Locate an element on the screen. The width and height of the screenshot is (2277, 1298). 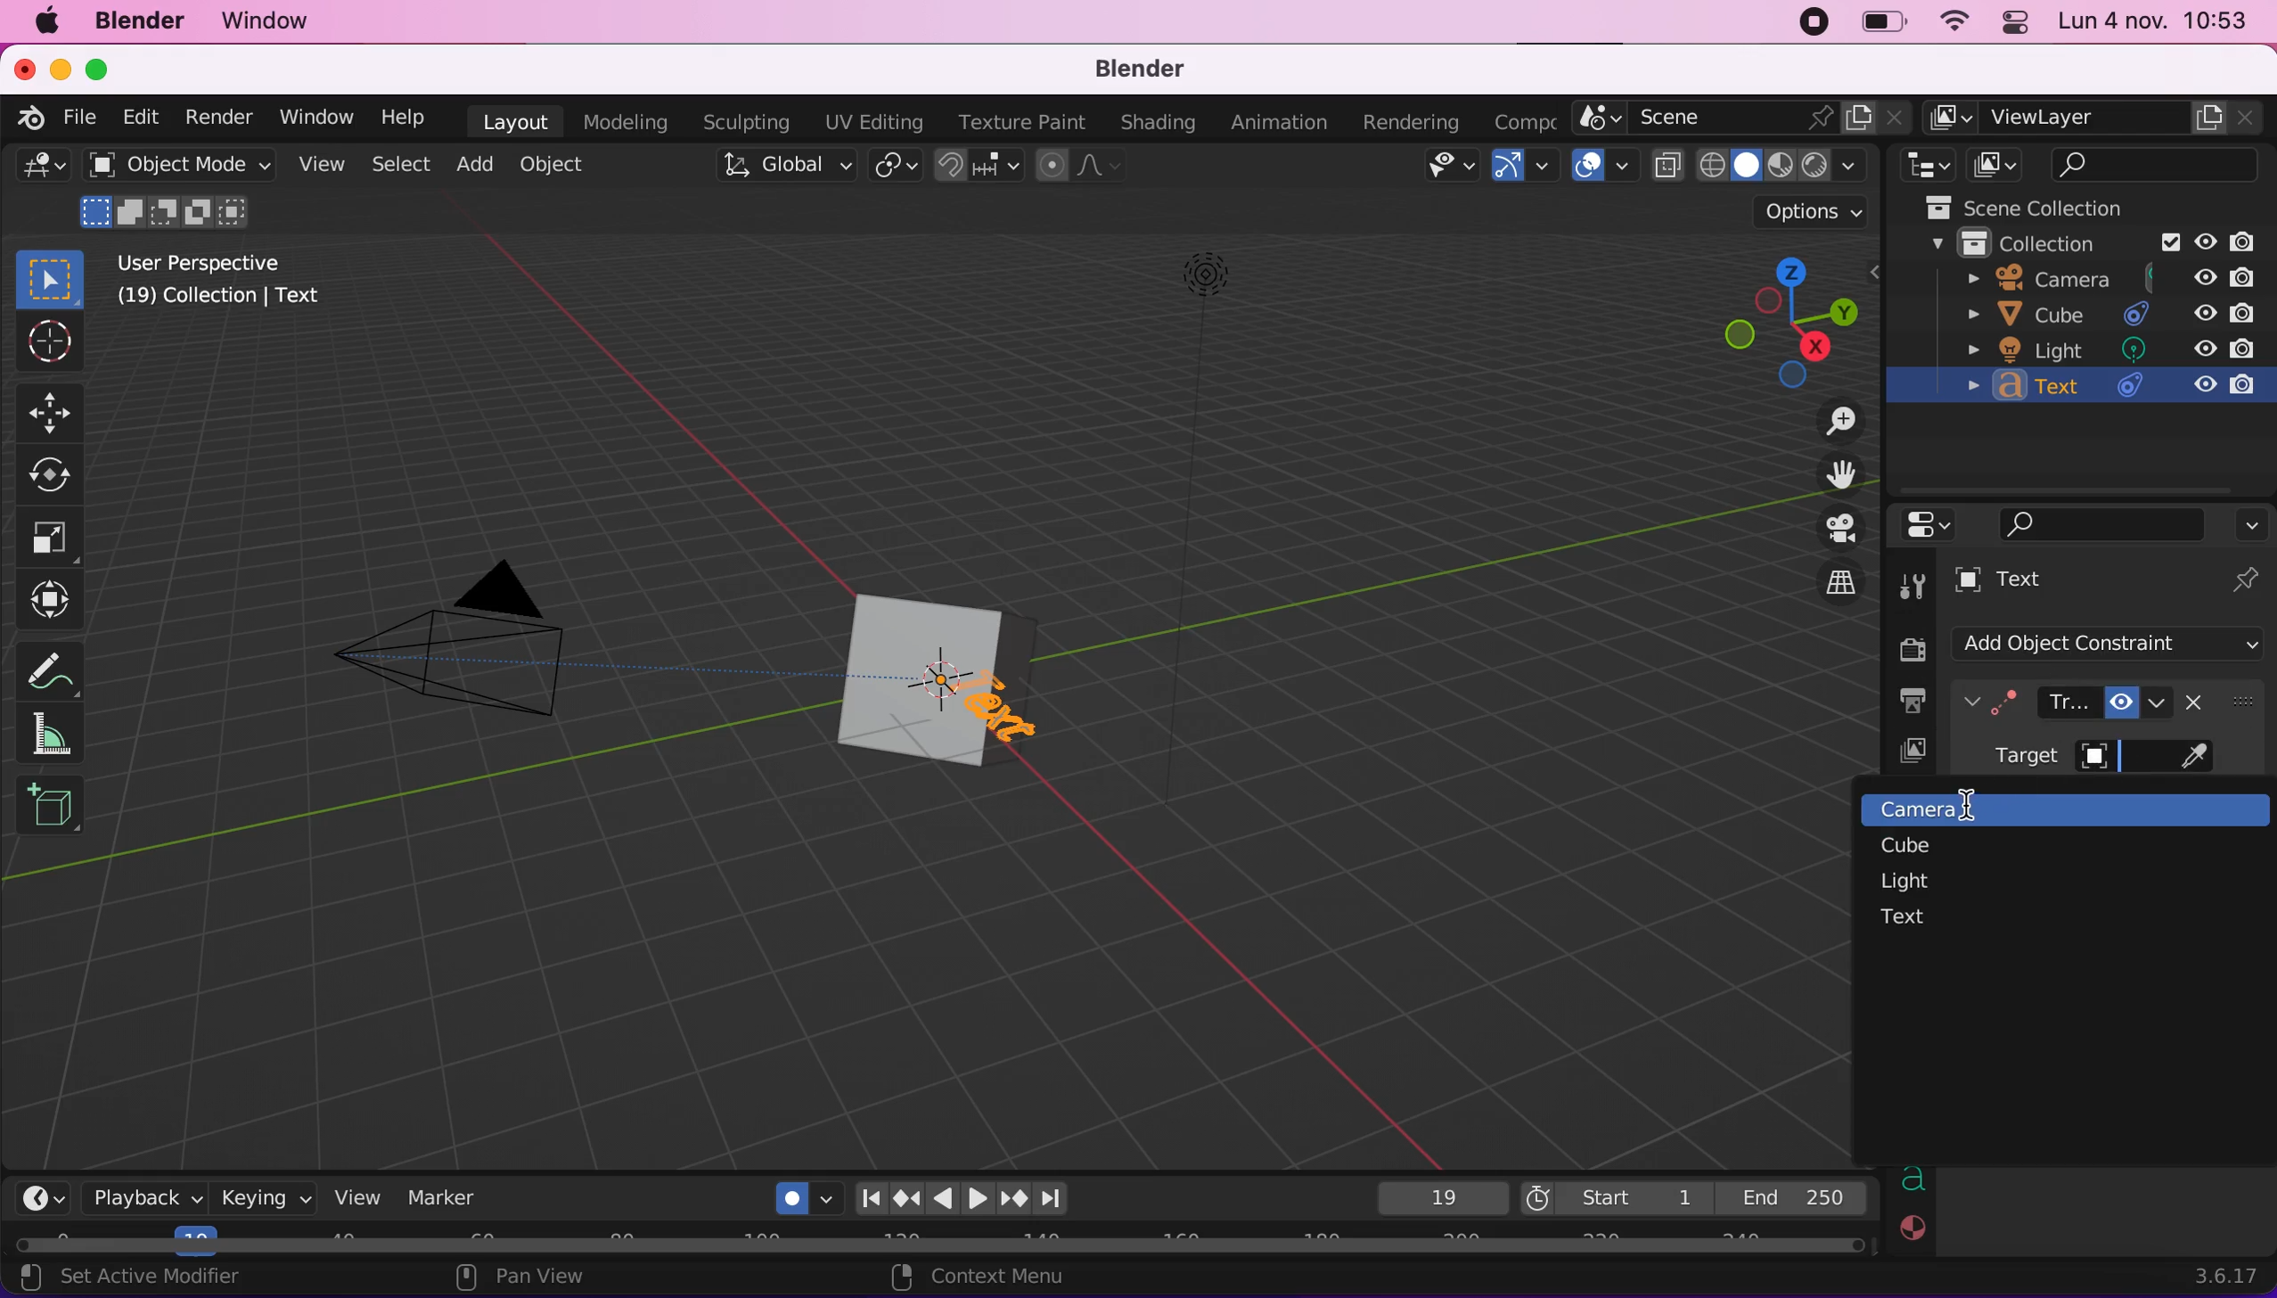
light is located at coordinates (1905, 879).